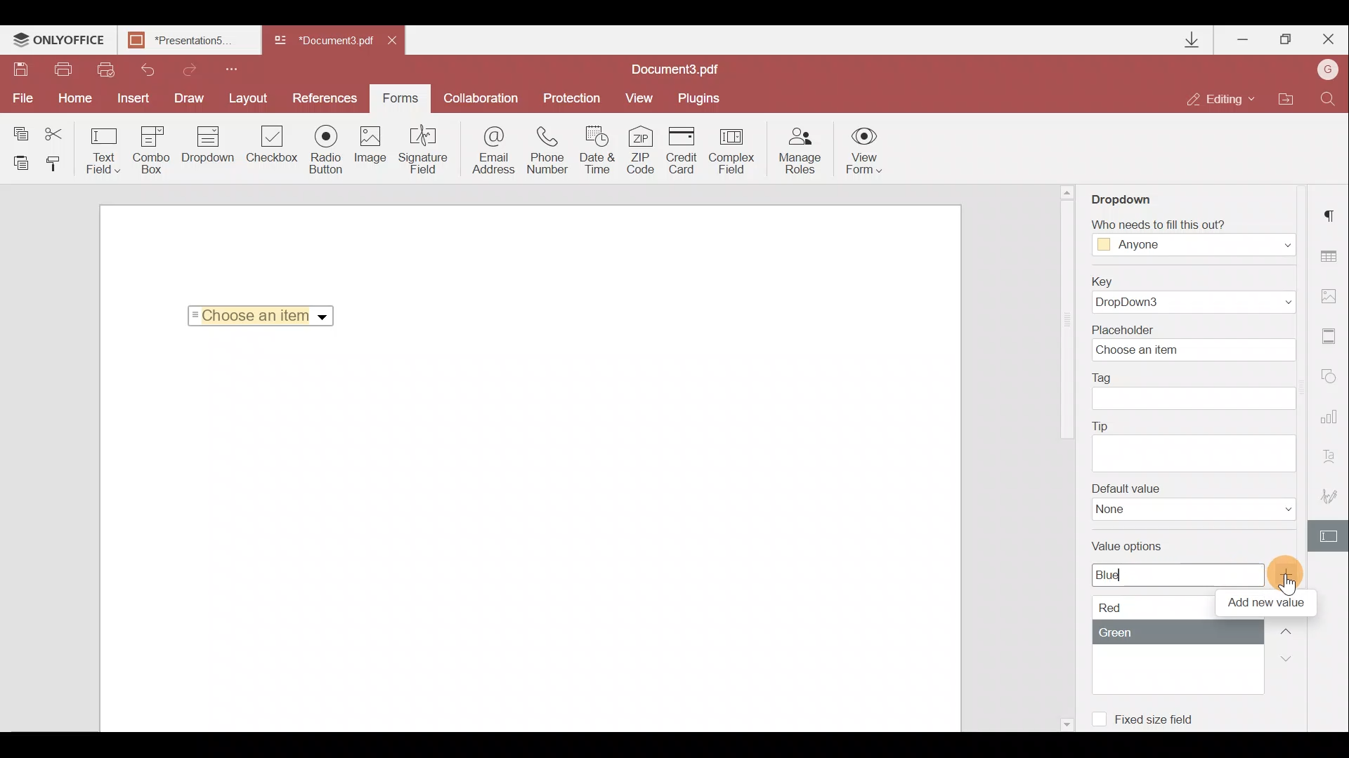 Image resolution: width=1349 pixels, height=758 pixels. I want to click on Headers & footers settings, so click(1333, 337).